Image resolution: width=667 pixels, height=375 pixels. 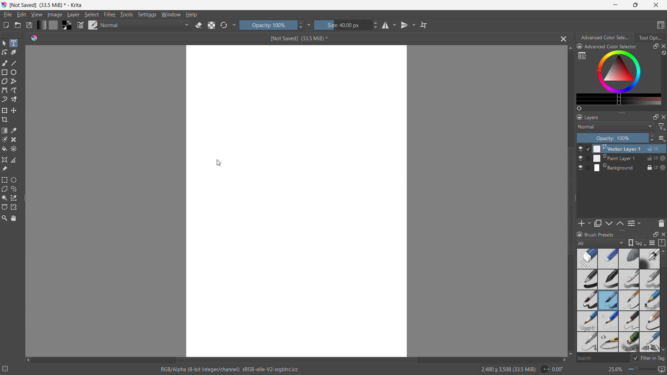 I want to click on brush type, so click(x=602, y=243).